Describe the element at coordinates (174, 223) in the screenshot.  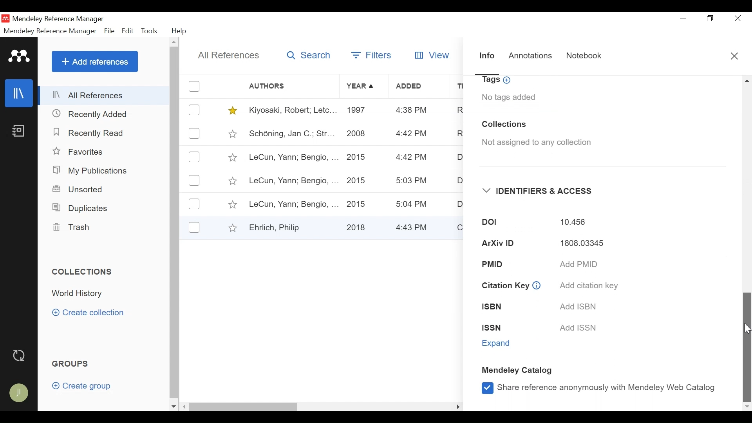
I see `vertical scroll bar` at that location.